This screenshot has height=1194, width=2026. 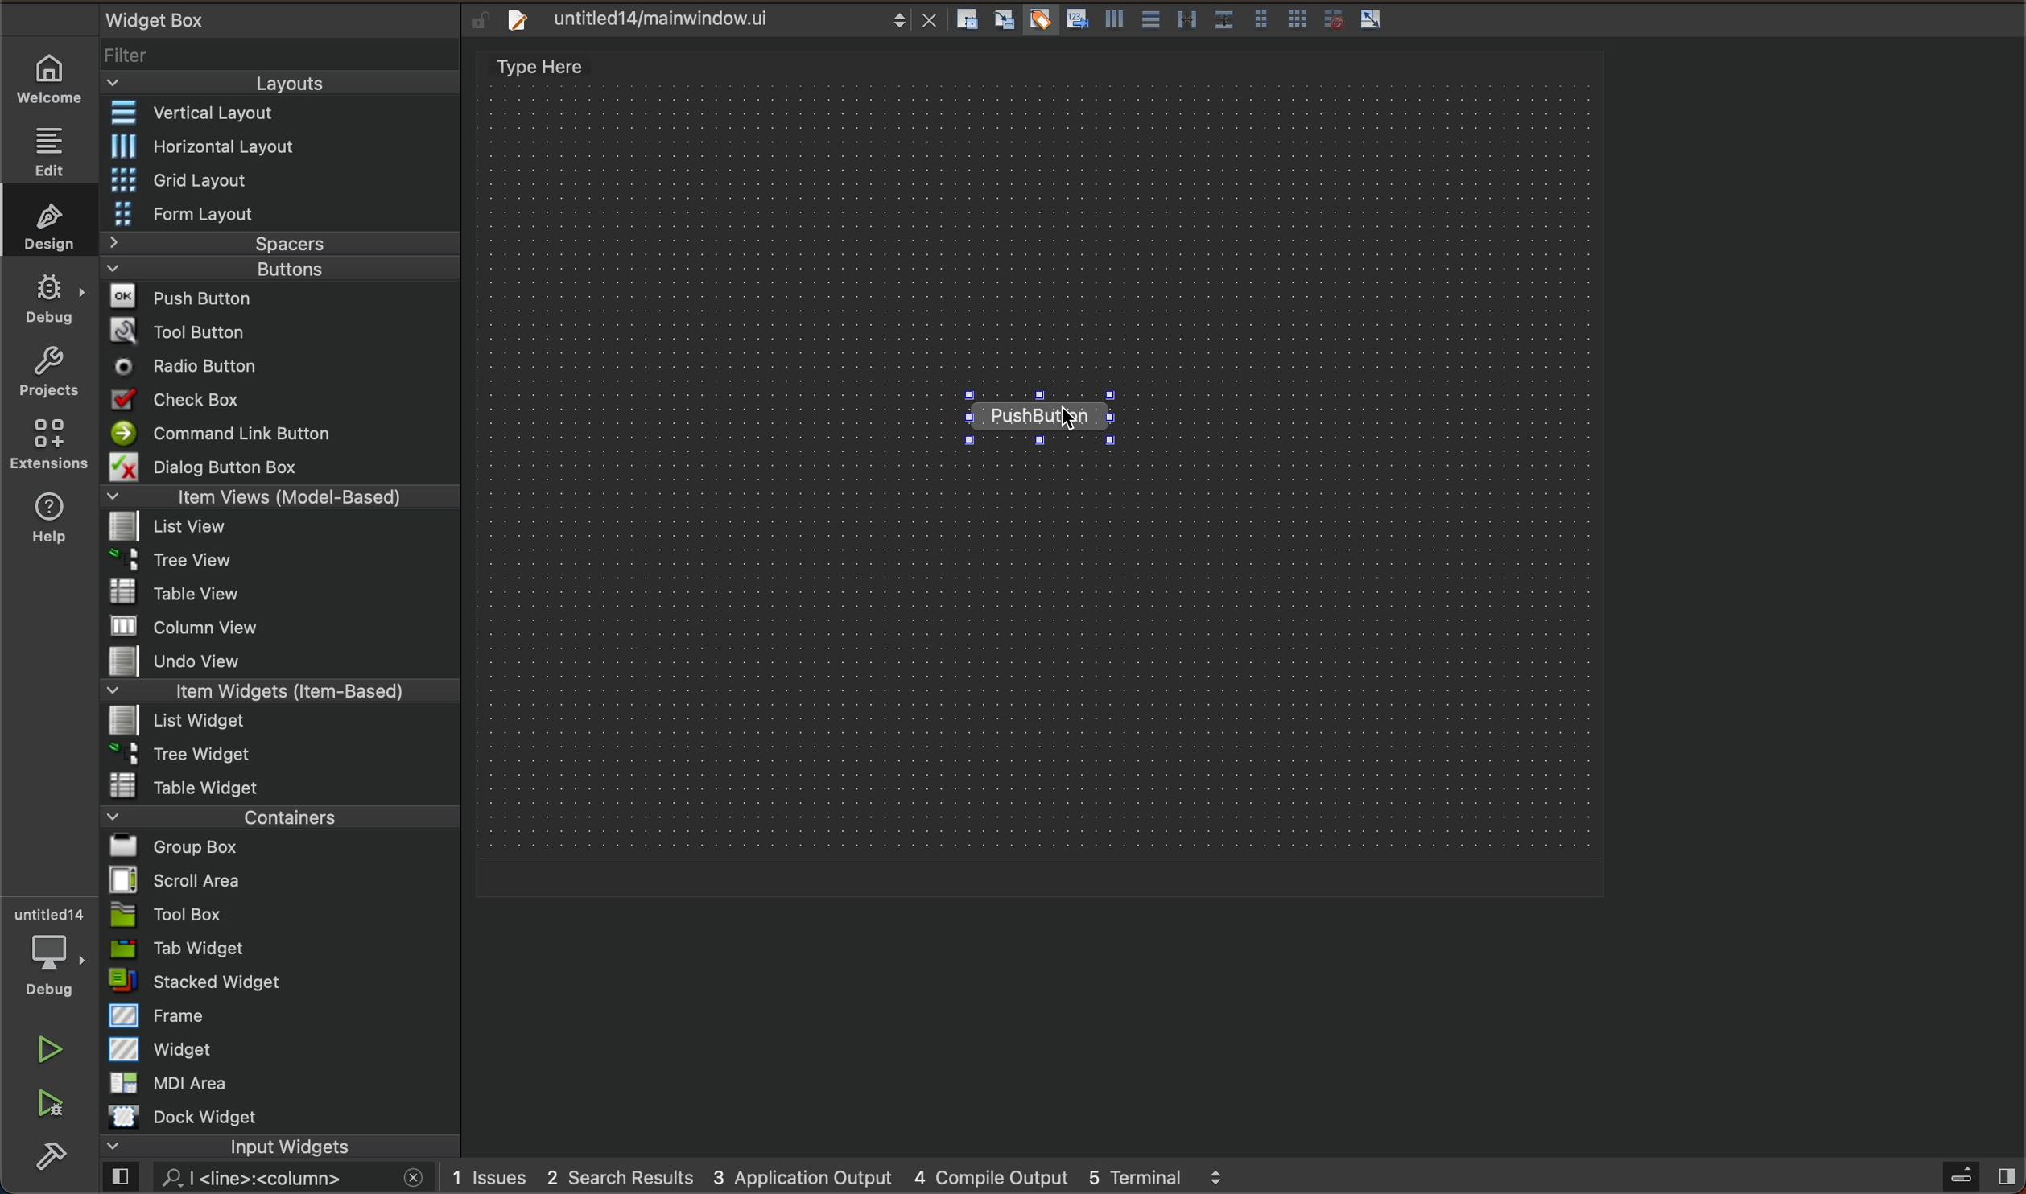 I want to click on buttons, so click(x=275, y=271).